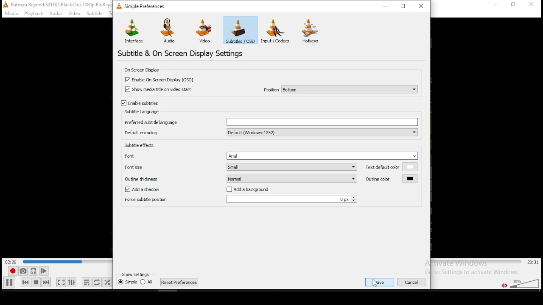  Describe the element at coordinates (143, 189) in the screenshot. I see `checkbox: add a shadow` at that location.